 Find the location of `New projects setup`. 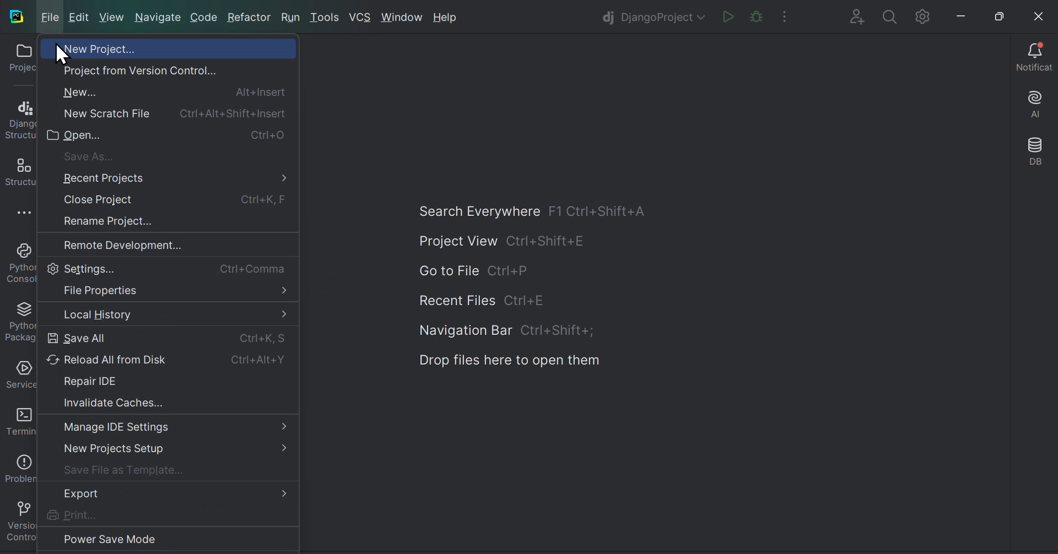

New projects setup is located at coordinates (176, 448).